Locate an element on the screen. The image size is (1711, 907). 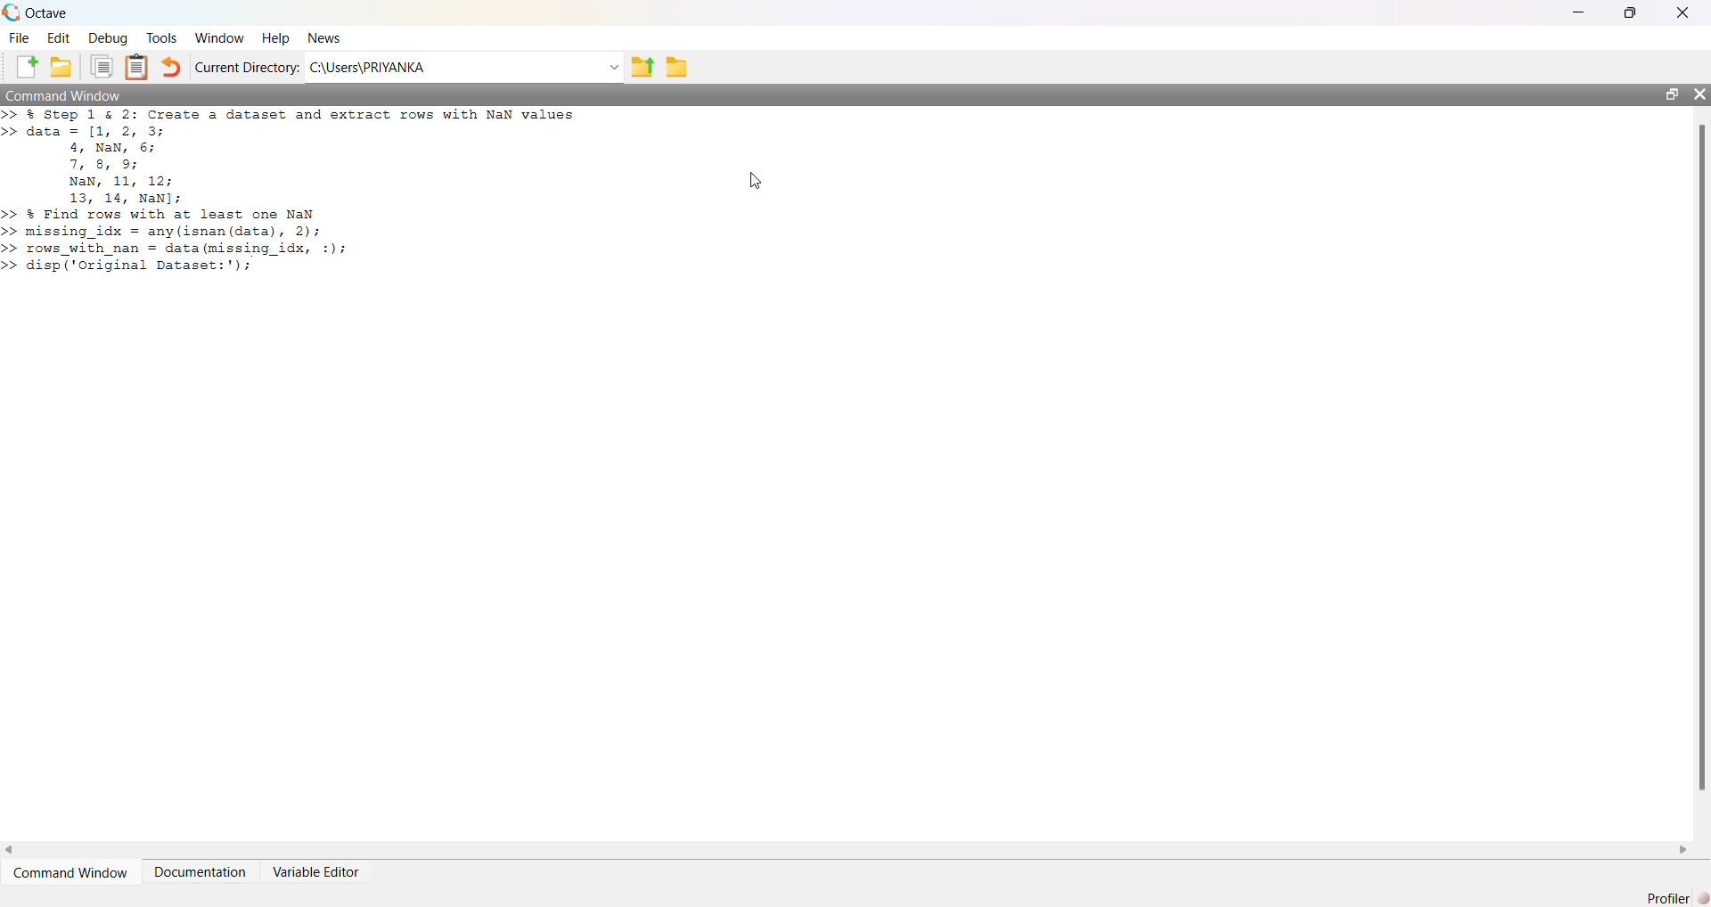
Edit is located at coordinates (59, 38).